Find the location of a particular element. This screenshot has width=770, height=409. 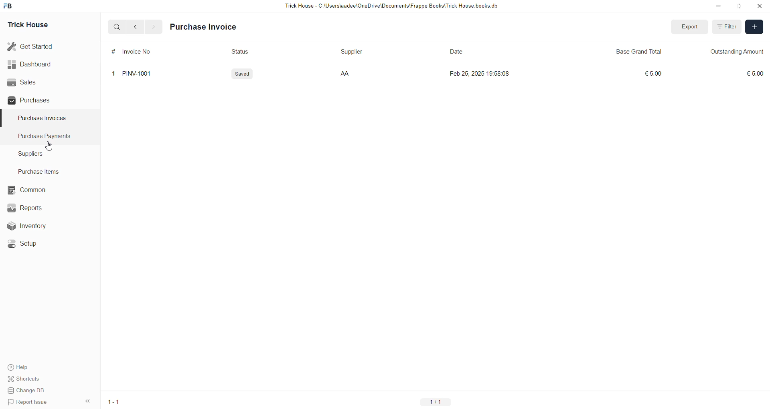

1/1 is located at coordinates (438, 399).